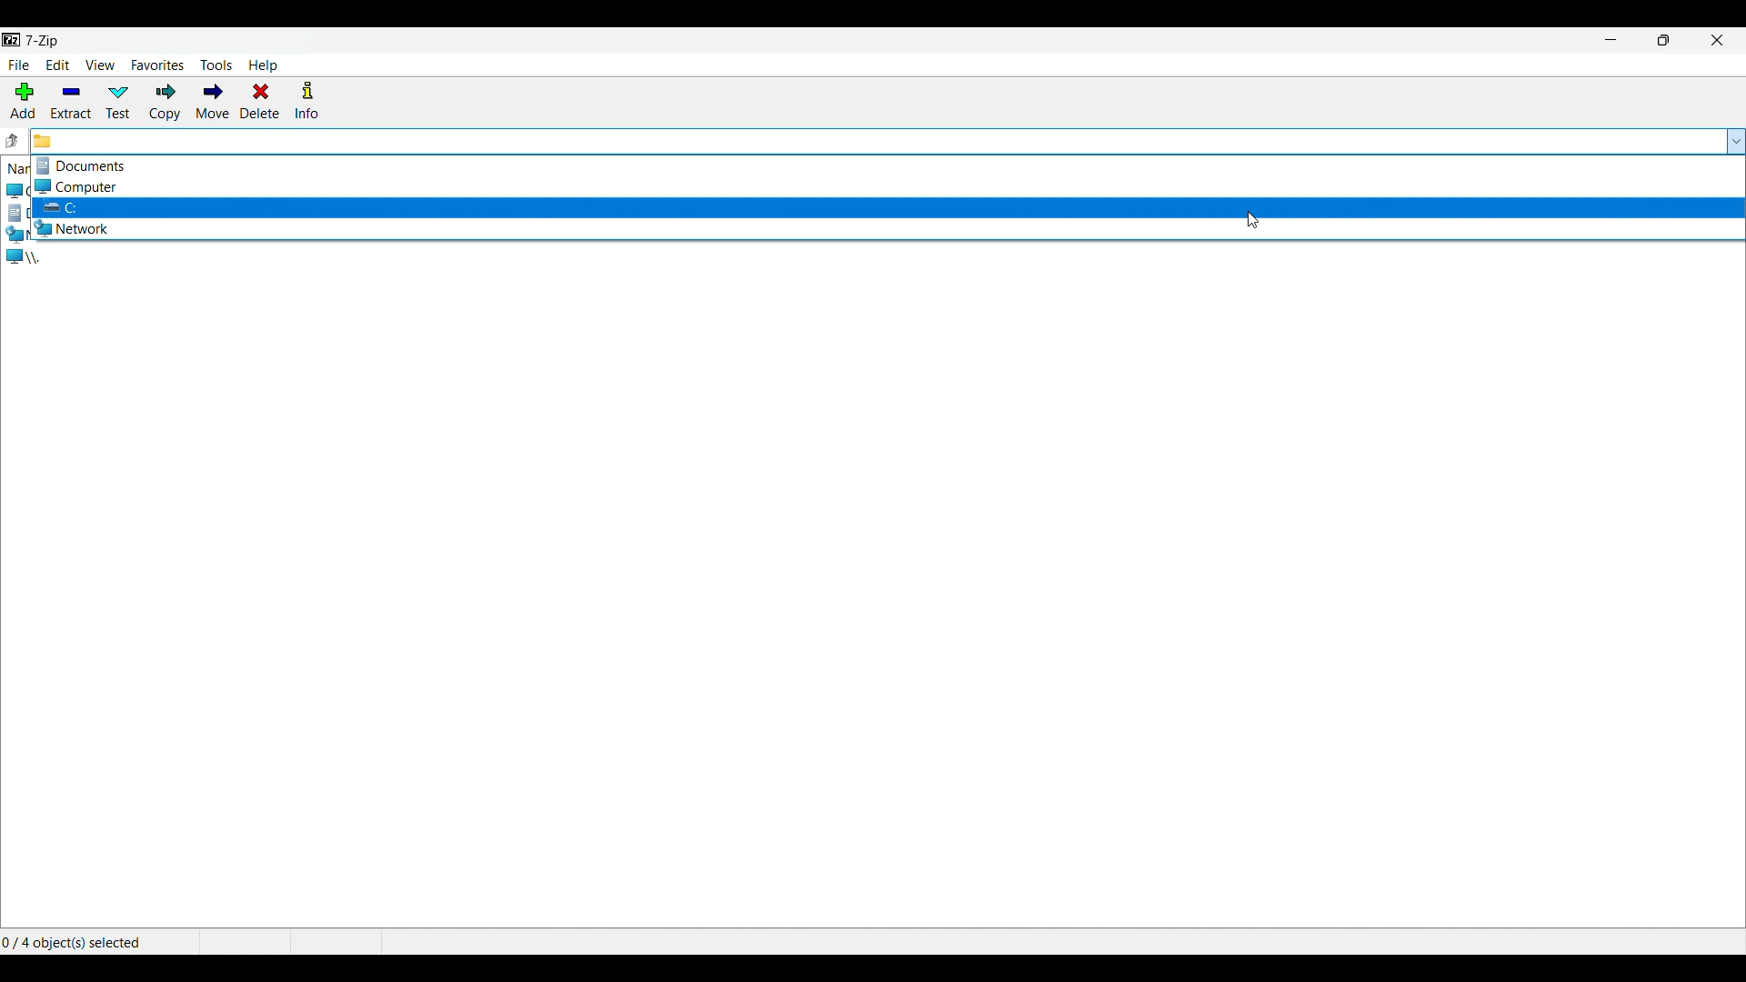 This screenshot has height=982, width=1746. I want to click on Delete, so click(260, 101).